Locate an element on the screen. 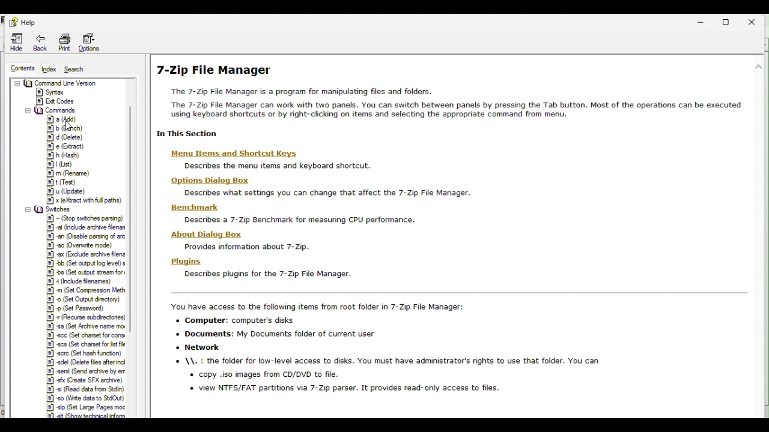 The height and width of the screenshot is (432, 769). t is located at coordinates (70, 182).